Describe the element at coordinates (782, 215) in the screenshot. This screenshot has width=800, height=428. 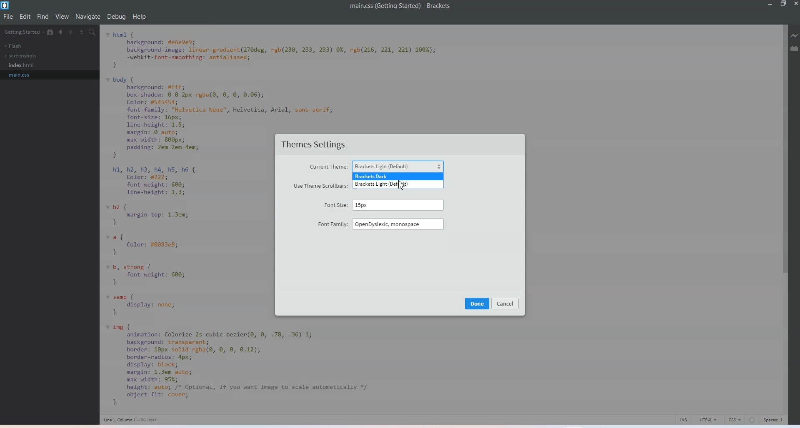
I see `Vertical scroll bar` at that location.